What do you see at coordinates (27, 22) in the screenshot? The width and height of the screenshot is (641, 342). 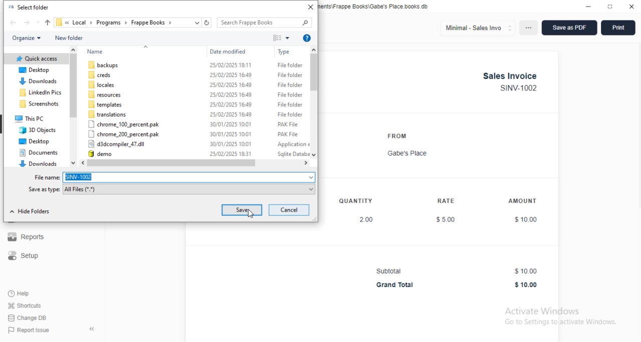 I see `forward` at bounding box center [27, 22].